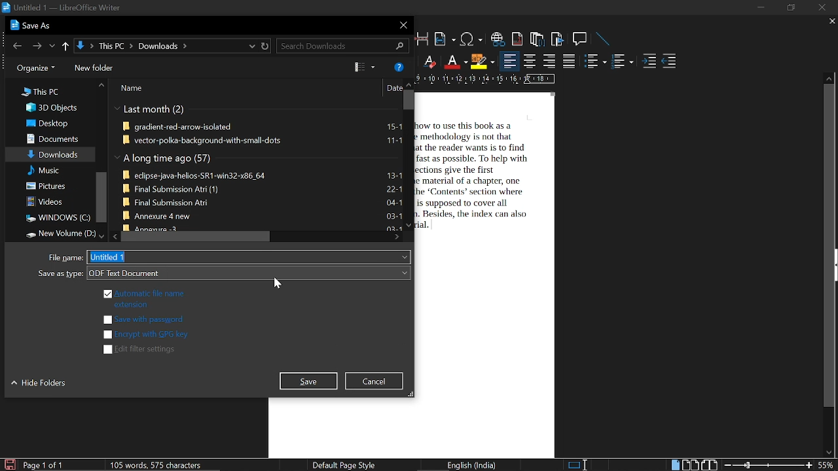  Describe the element at coordinates (407, 99) in the screenshot. I see `vertical scrollbar` at that location.